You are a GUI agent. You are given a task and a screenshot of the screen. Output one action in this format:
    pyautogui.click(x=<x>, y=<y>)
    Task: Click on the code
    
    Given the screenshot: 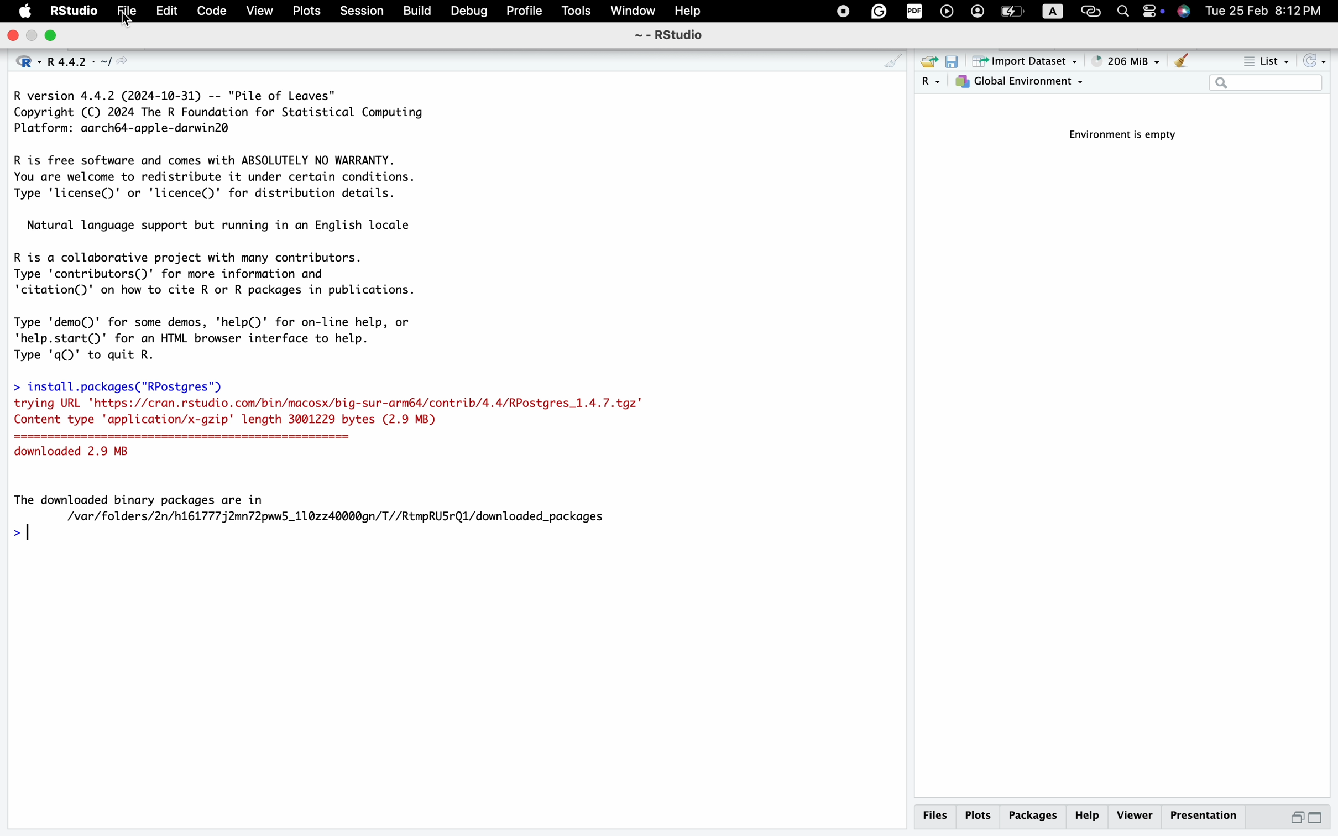 What is the action you would take?
    pyautogui.click(x=210, y=12)
    